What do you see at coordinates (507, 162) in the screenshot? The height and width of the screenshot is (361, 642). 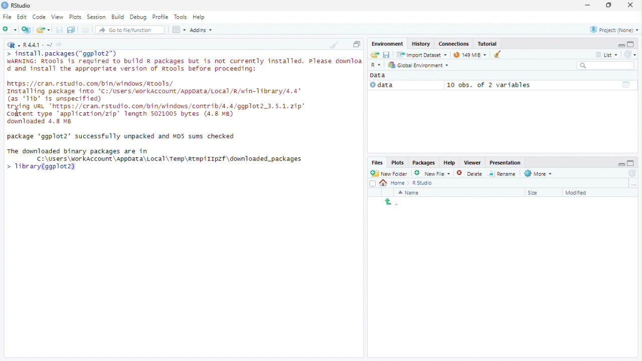 I see `presentation` at bounding box center [507, 162].